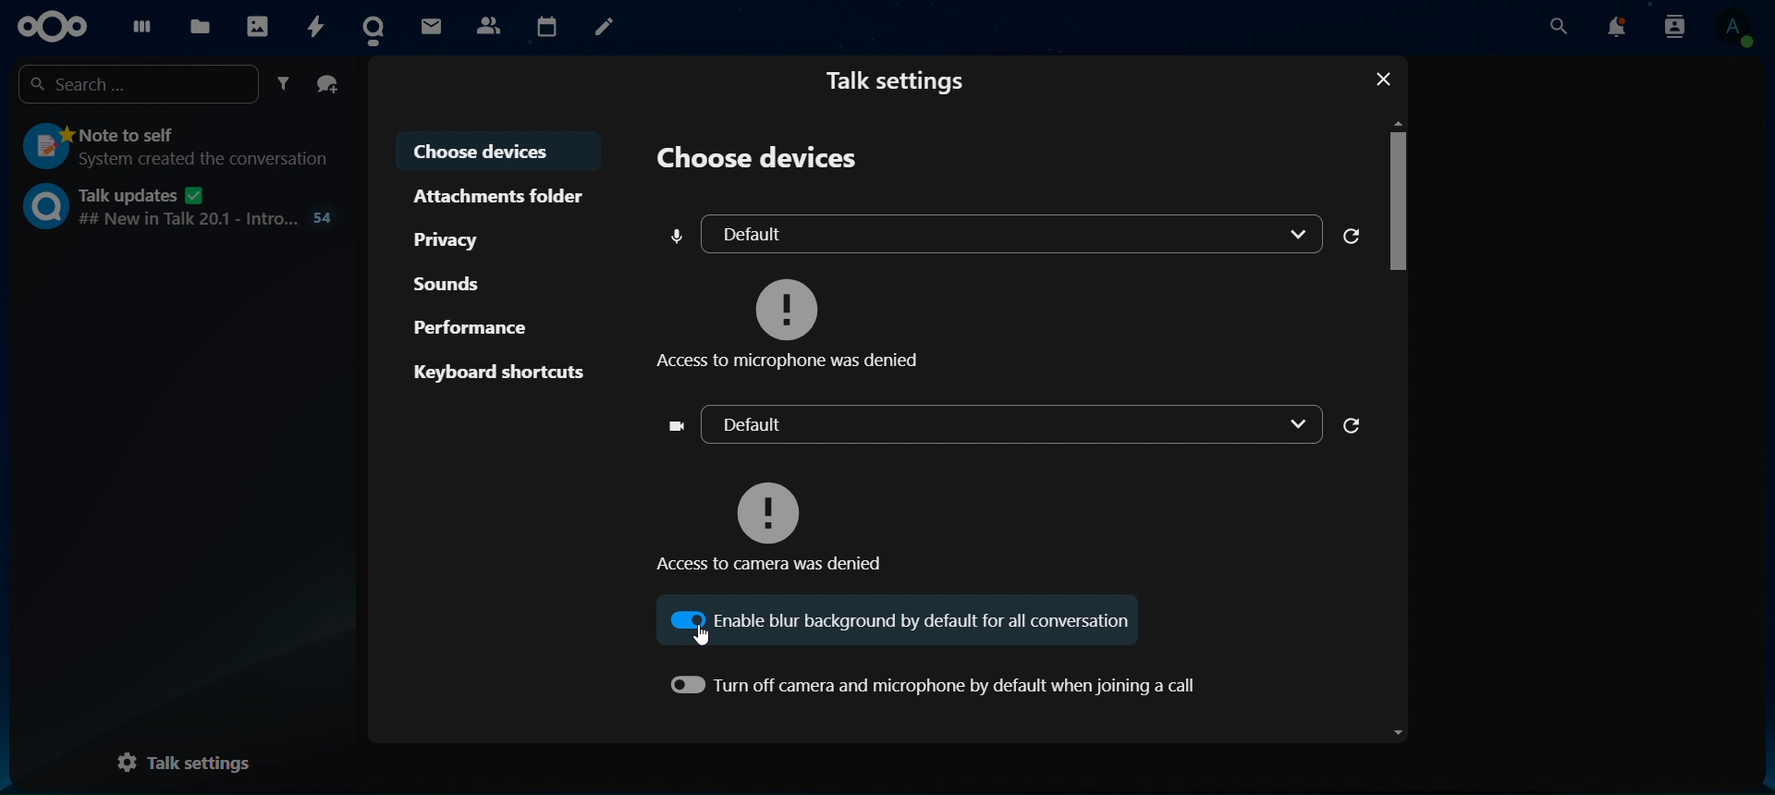 The height and width of the screenshot is (795, 1775). What do you see at coordinates (177, 148) in the screenshot?
I see `note to self` at bounding box center [177, 148].